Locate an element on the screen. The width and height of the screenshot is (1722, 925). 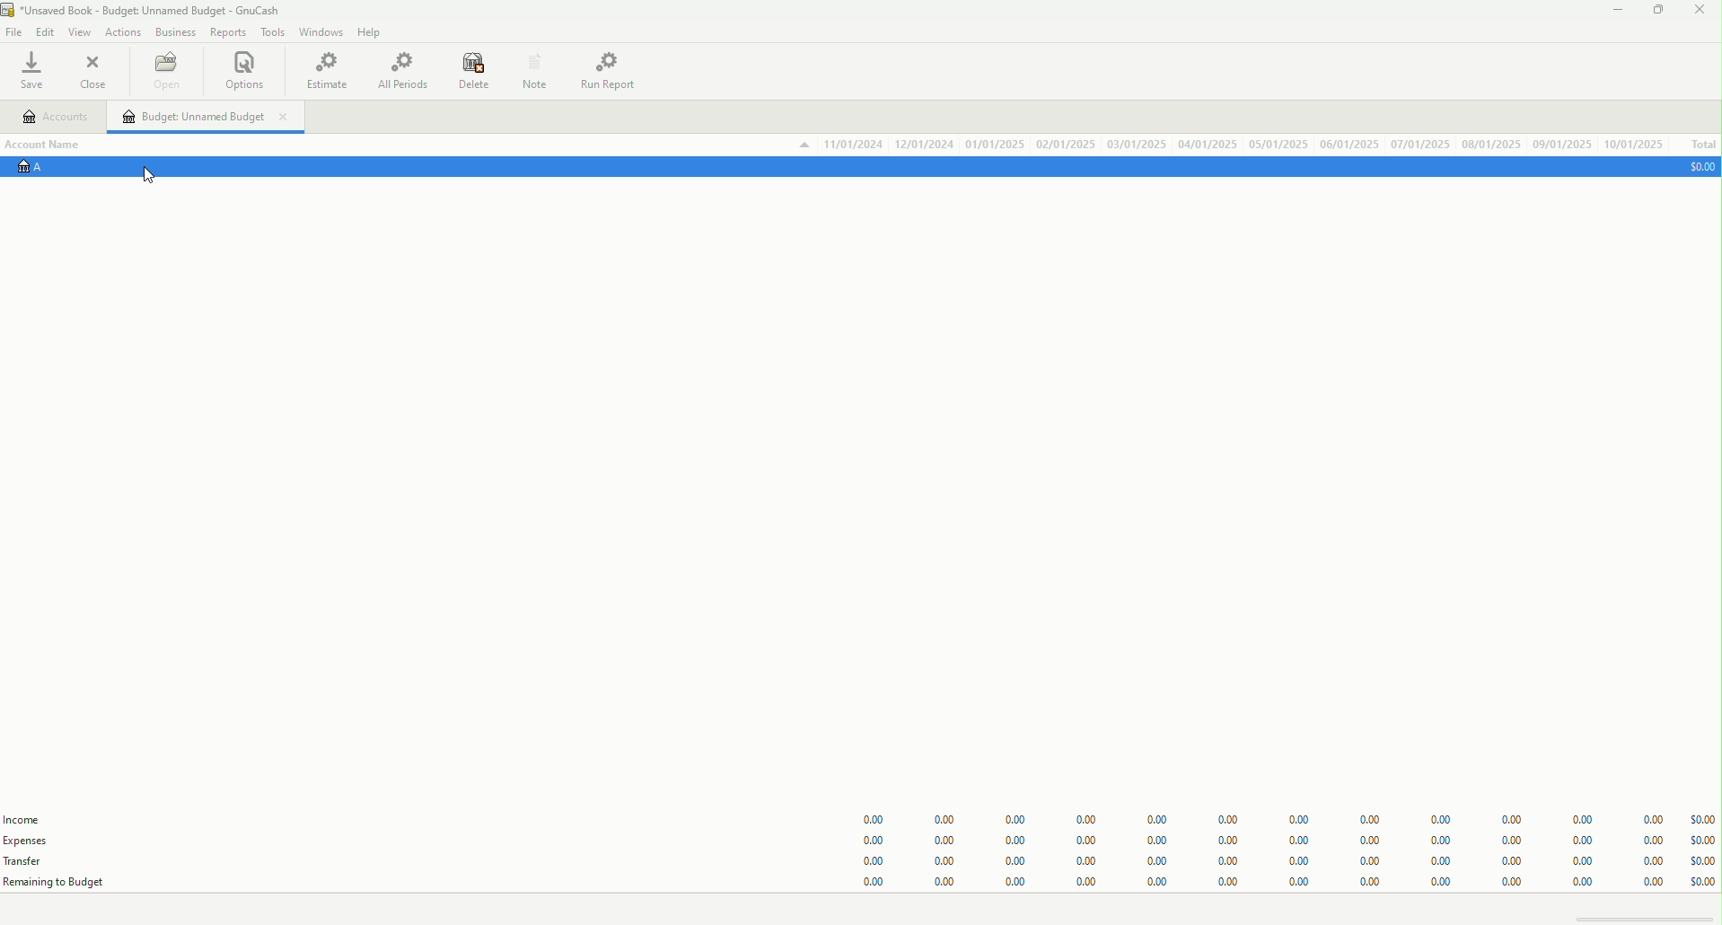
Business is located at coordinates (173, 32).